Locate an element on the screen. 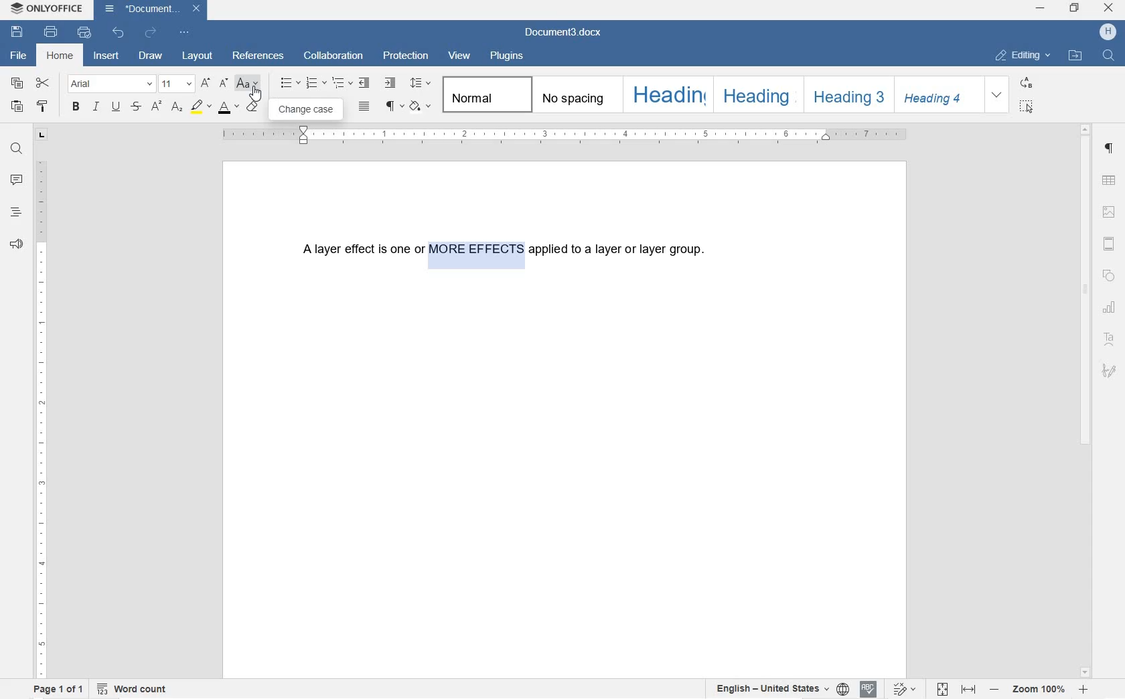  PLUGINS is located at coordinates (507, 57).